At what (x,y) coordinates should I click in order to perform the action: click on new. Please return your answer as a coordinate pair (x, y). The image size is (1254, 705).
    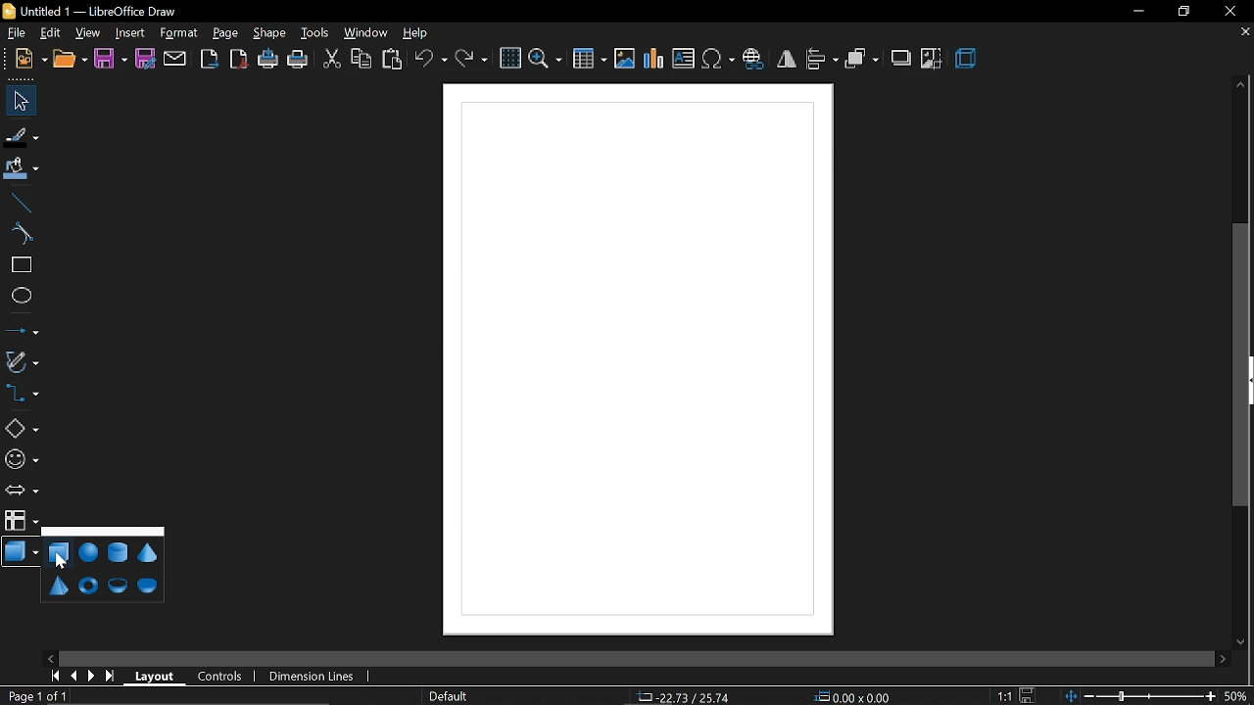
    Looking at the image, I should click on (32, 60).